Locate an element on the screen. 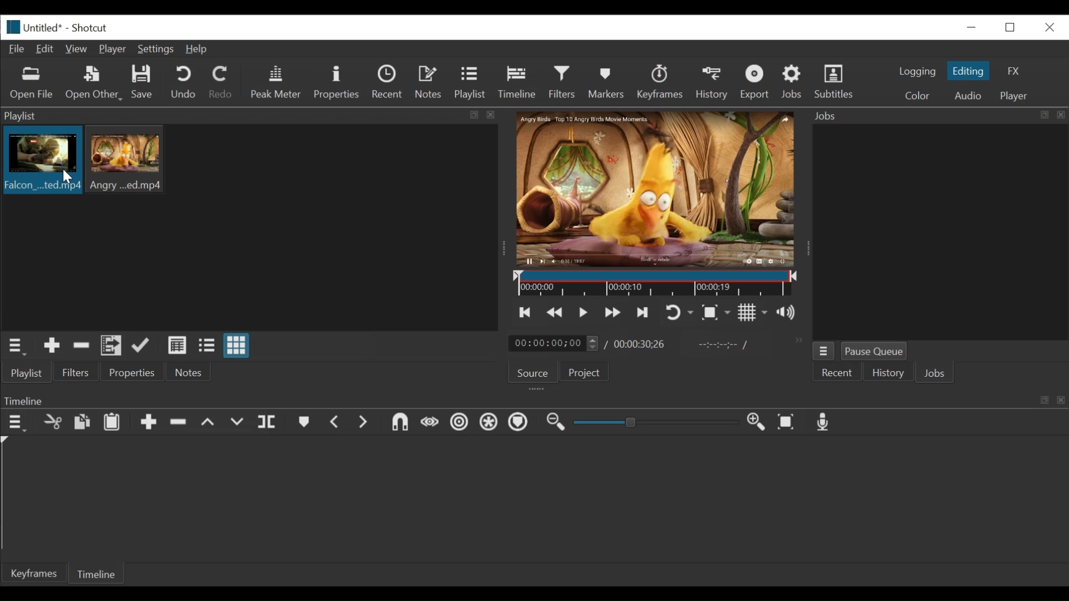 Image resolution: width=1069 pixels, height=601 pixels. Shotcut logo is located at coordinates (11, 26).